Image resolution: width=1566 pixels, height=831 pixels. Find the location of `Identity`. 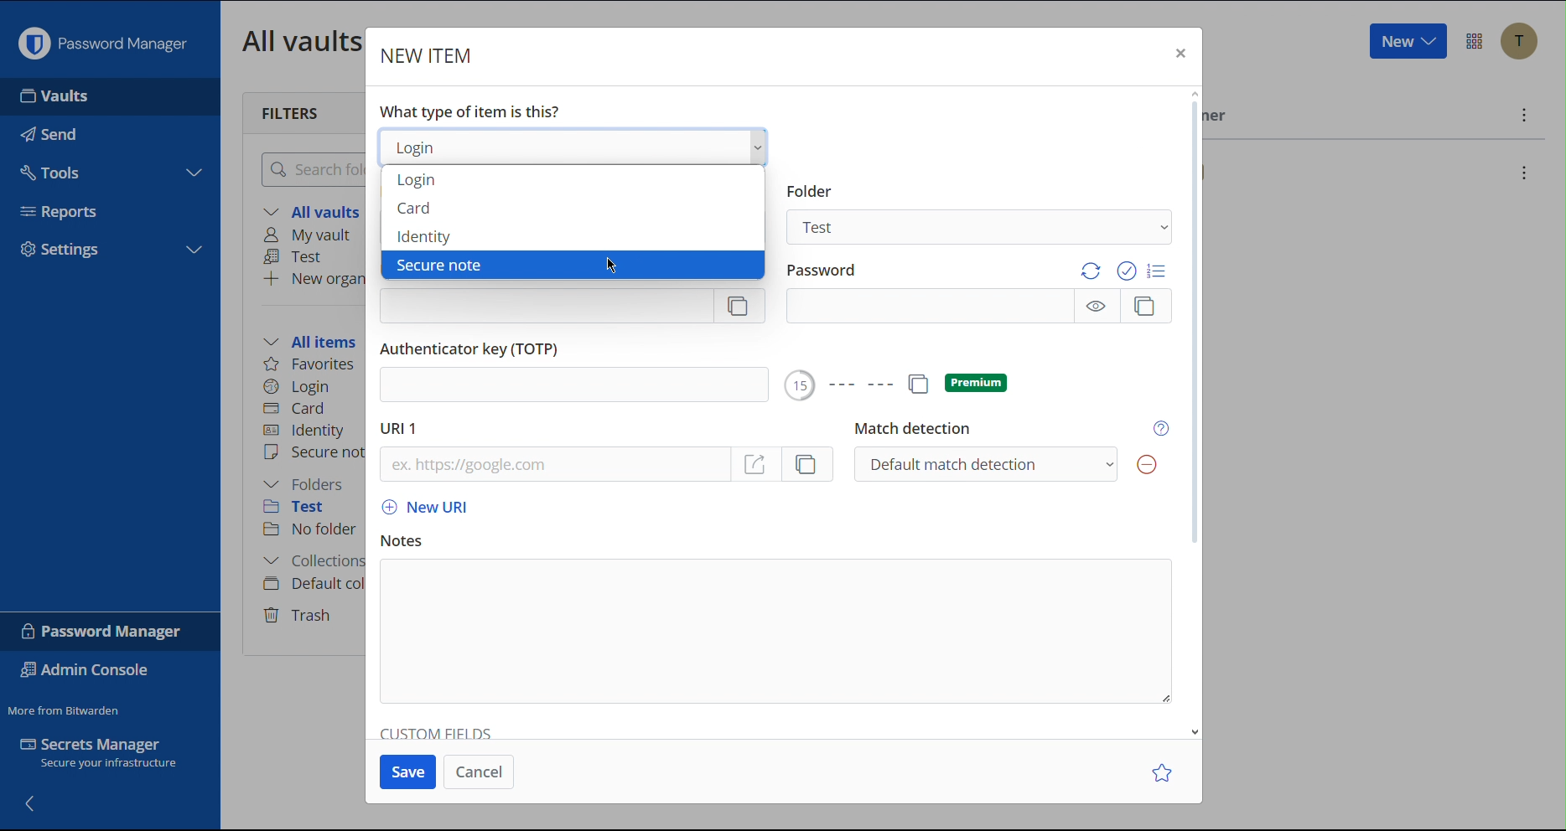

Identity is located at coordinates (306, 431).